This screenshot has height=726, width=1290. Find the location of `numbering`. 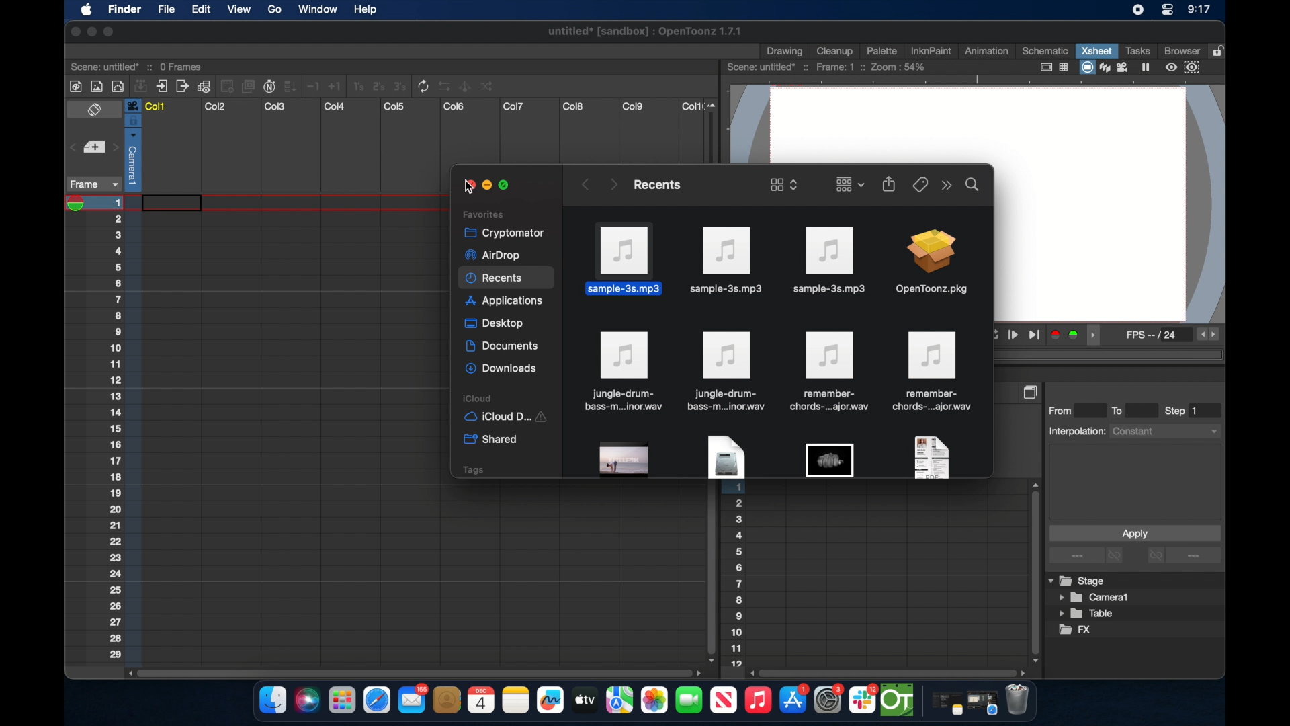

numbering is located at coordinates (124, 428).